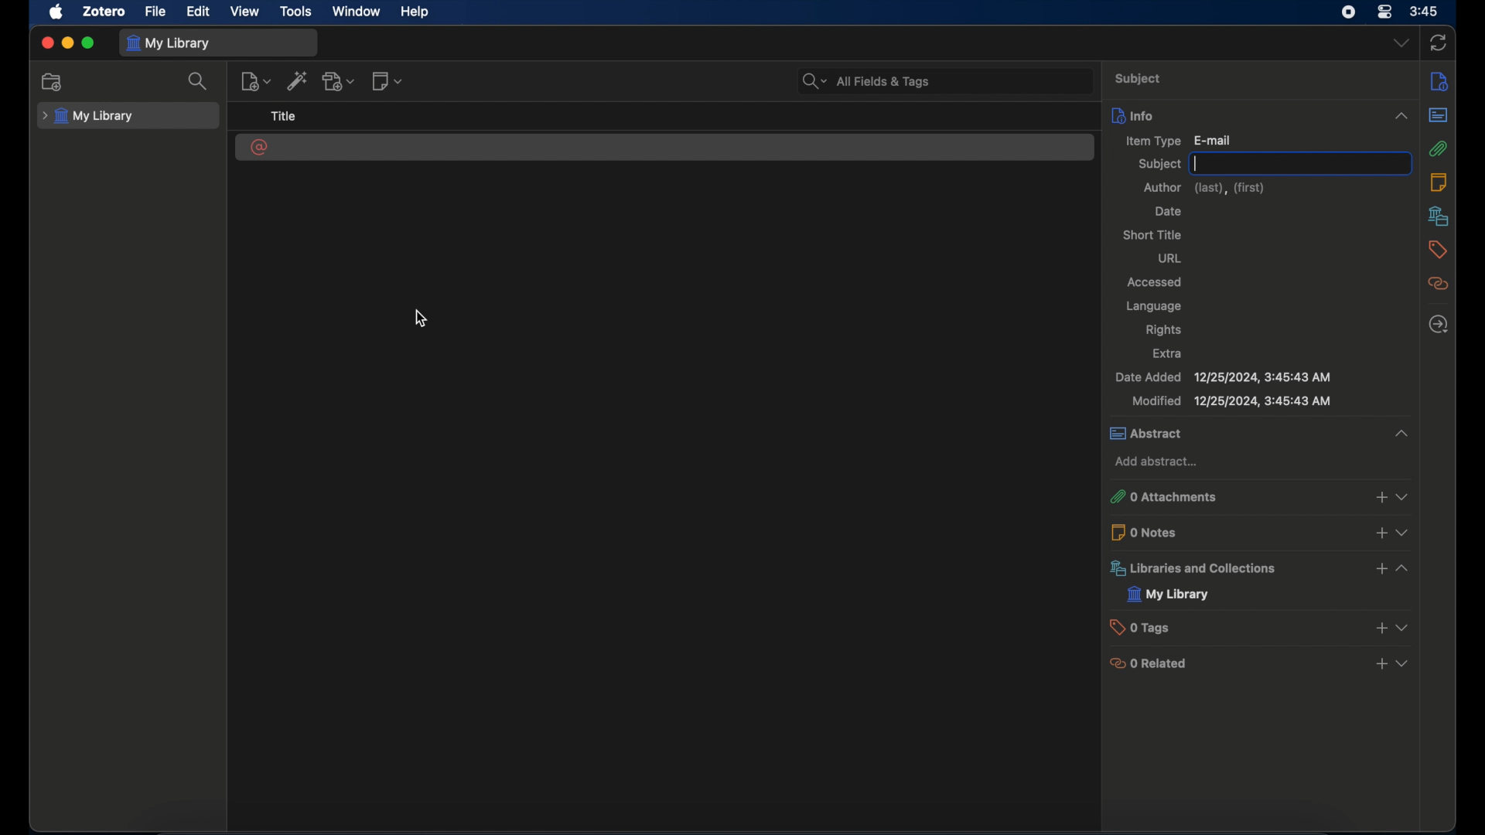 The image size is (1485, 835). I want to click on short title, so click(1152, 234).